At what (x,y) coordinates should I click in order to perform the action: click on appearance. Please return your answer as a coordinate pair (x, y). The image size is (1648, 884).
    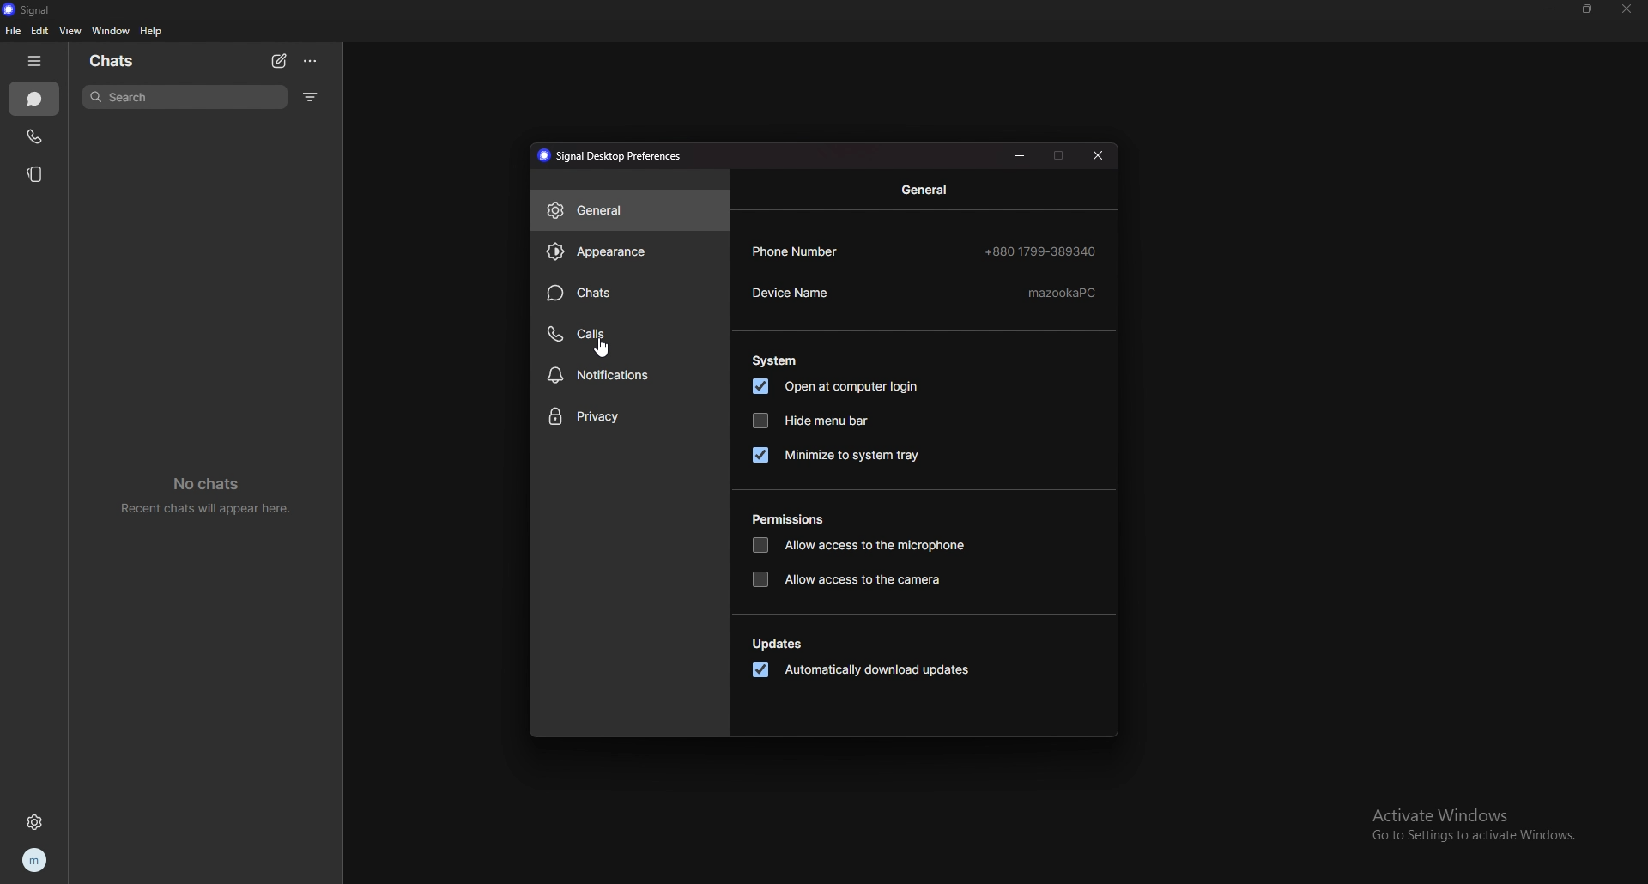
    Looking at the image, I should click on (630, 252).